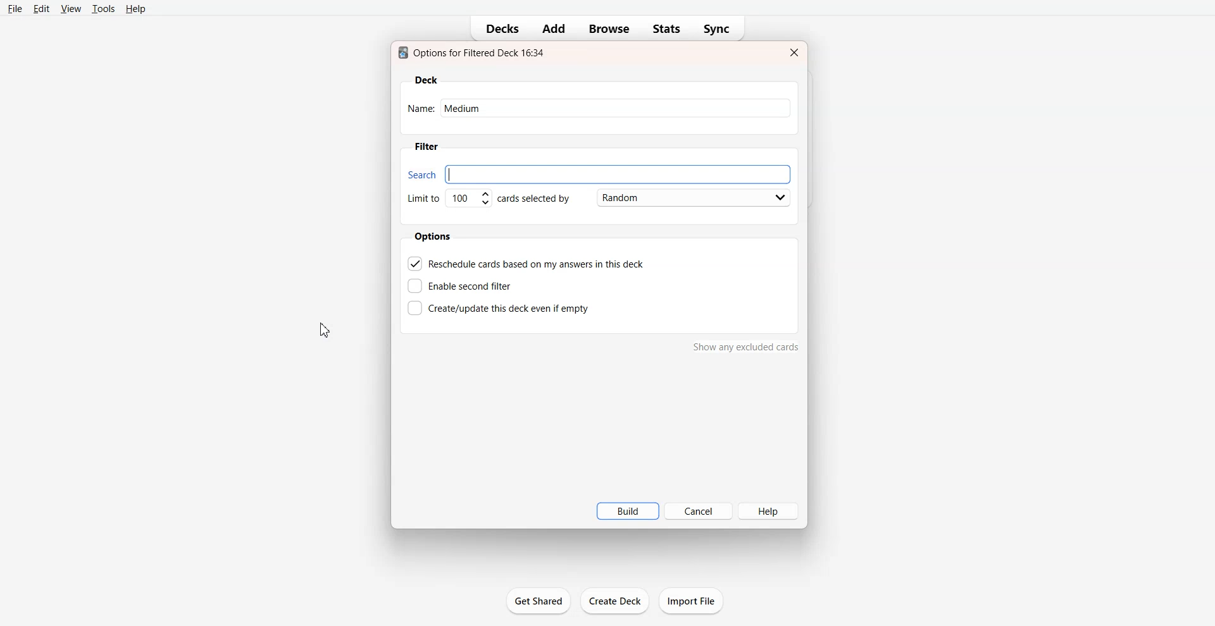  Describe the element at coordinates (647, 197) in the screenshot. I see `Card Selected by Random` at that location.